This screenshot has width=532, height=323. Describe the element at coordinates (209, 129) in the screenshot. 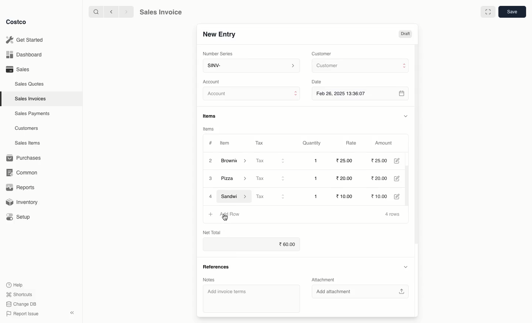

I see `Items` at that location.